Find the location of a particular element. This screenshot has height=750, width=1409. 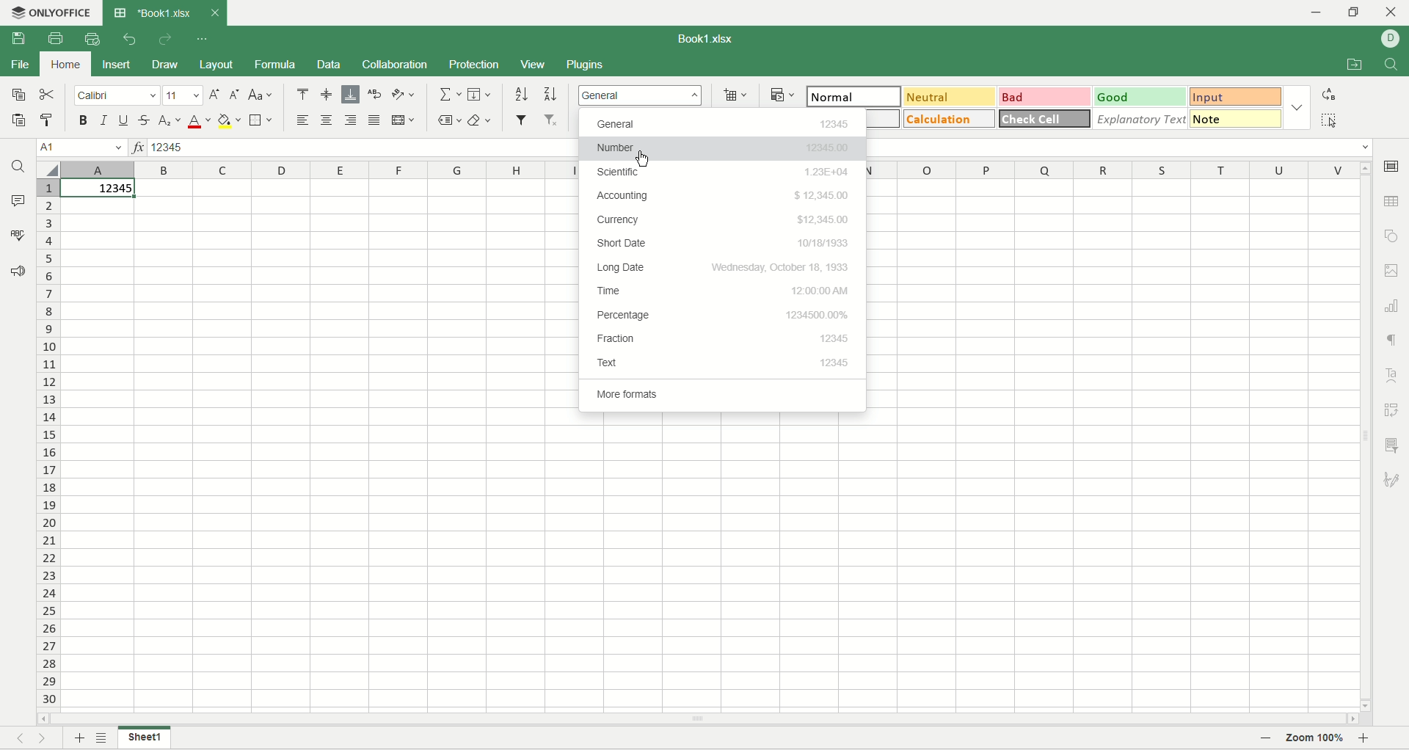

vertical scroll bar is located at coordinates (1367, 437).